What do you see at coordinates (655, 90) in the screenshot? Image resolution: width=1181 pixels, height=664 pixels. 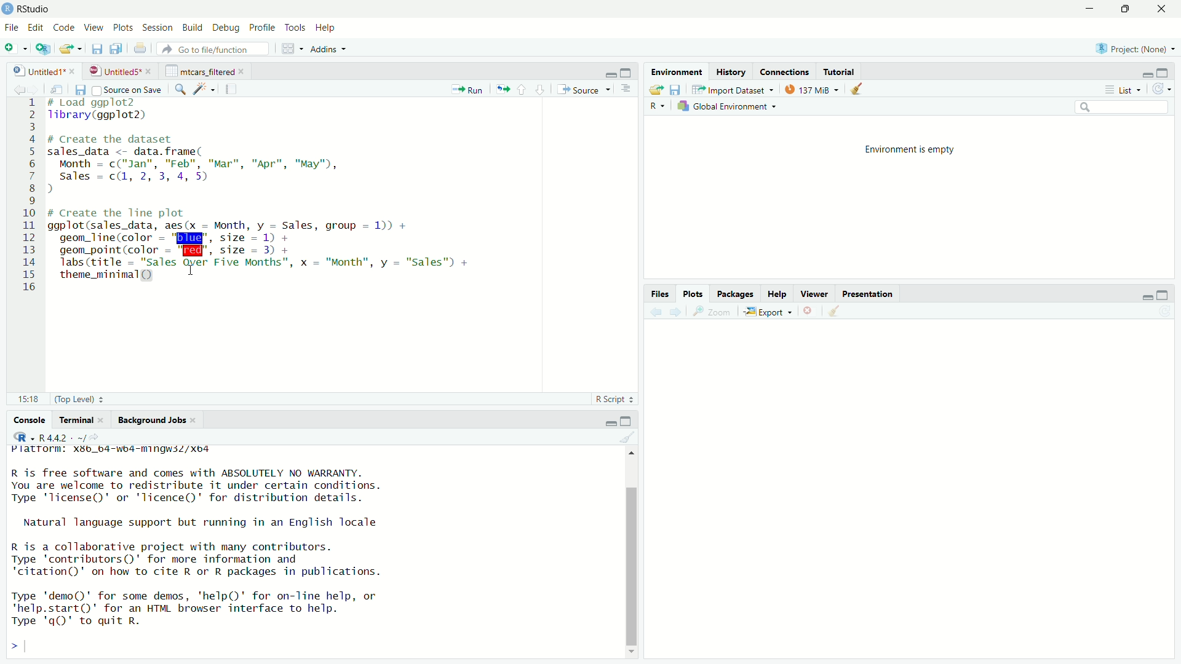 I see `open file` at bounding box center [655, 90].